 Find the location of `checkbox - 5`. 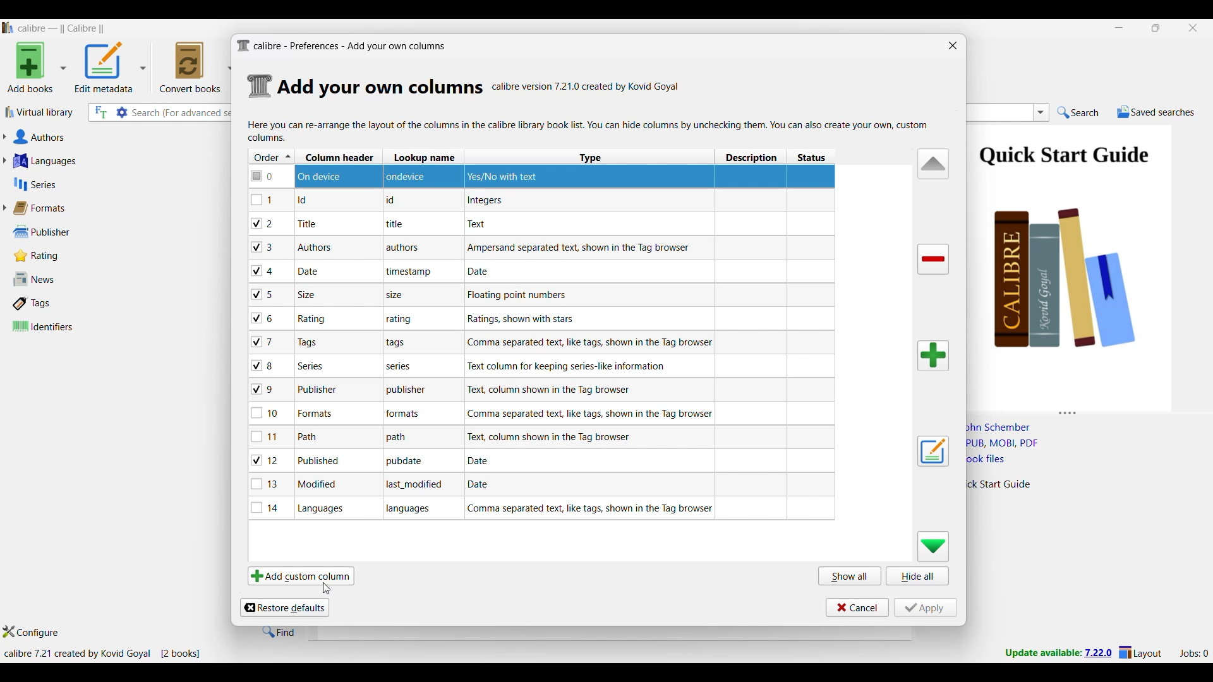

checkbox - 5 is located at coordinates (267, 294).